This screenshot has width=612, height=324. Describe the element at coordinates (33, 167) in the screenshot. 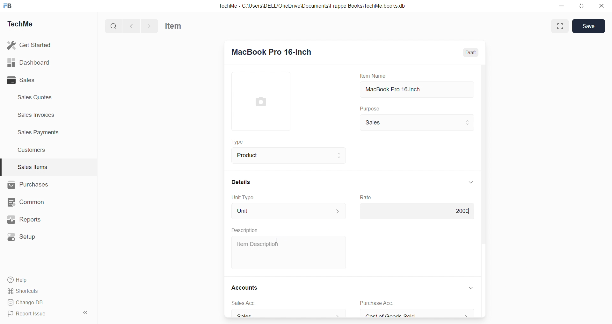

I see `Sales Items` at that location.